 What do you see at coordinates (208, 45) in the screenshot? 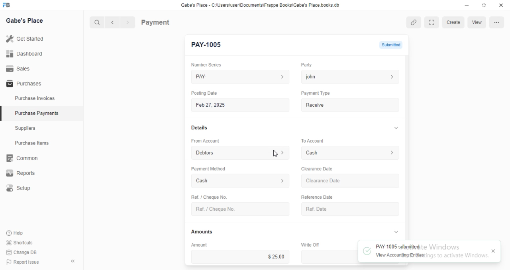
I see `New Entry` at bounding box center [208, 45].